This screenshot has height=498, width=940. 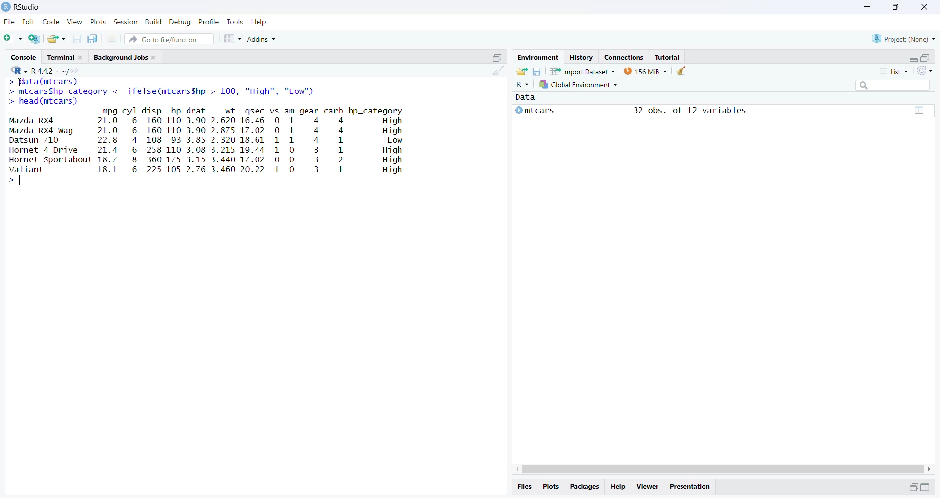 What do you see at coordinates (925, 8) in the screenshot?
I see `Close` at bounding box center [925, 8].